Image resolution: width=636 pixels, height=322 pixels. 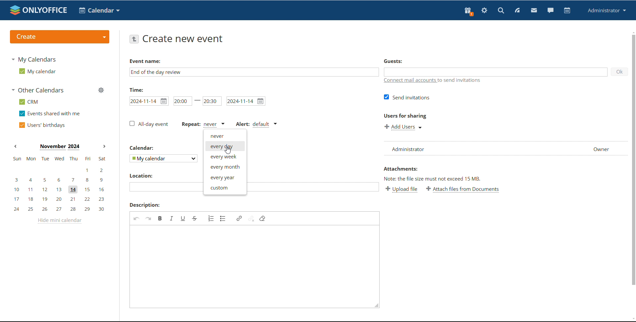 What do you see at coordinates (136, 218) in the screenshot?
I see `undo` at bounding box center [136, 218].